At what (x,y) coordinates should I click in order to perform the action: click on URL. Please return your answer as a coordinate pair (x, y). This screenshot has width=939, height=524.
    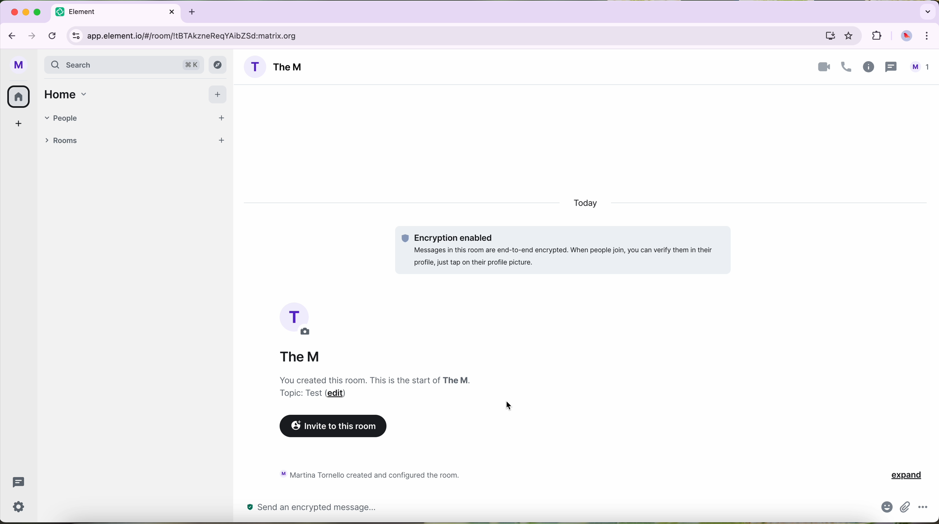
    Looking at the image, I should click on (202, 35).